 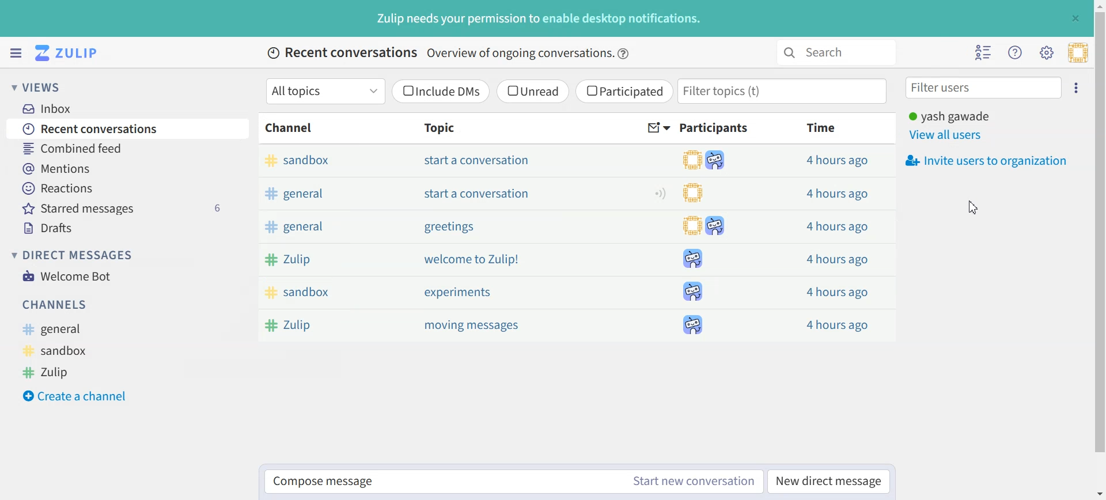 I want to click on All topics, so click(x=325, y=91).